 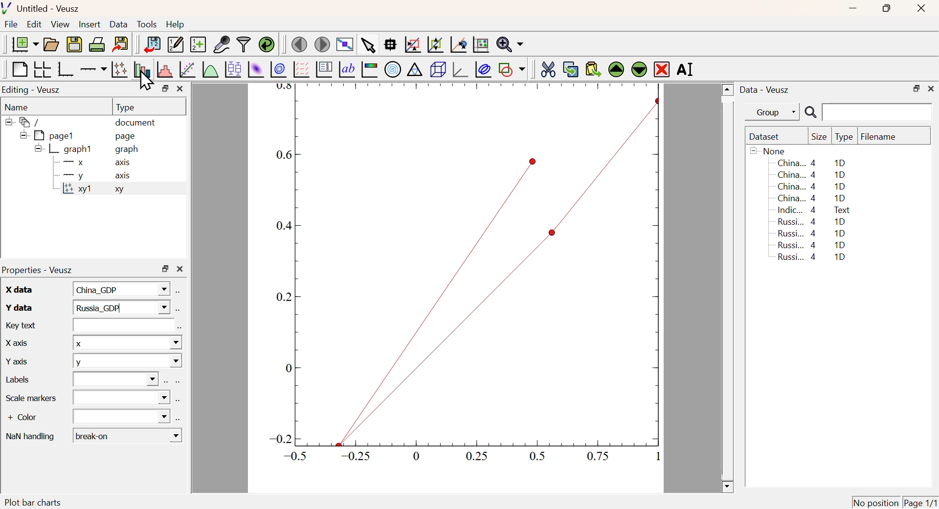 What do you see at coordinates (136, 124) in the screenshot?
I see `document` at bounding box center [136, 124].